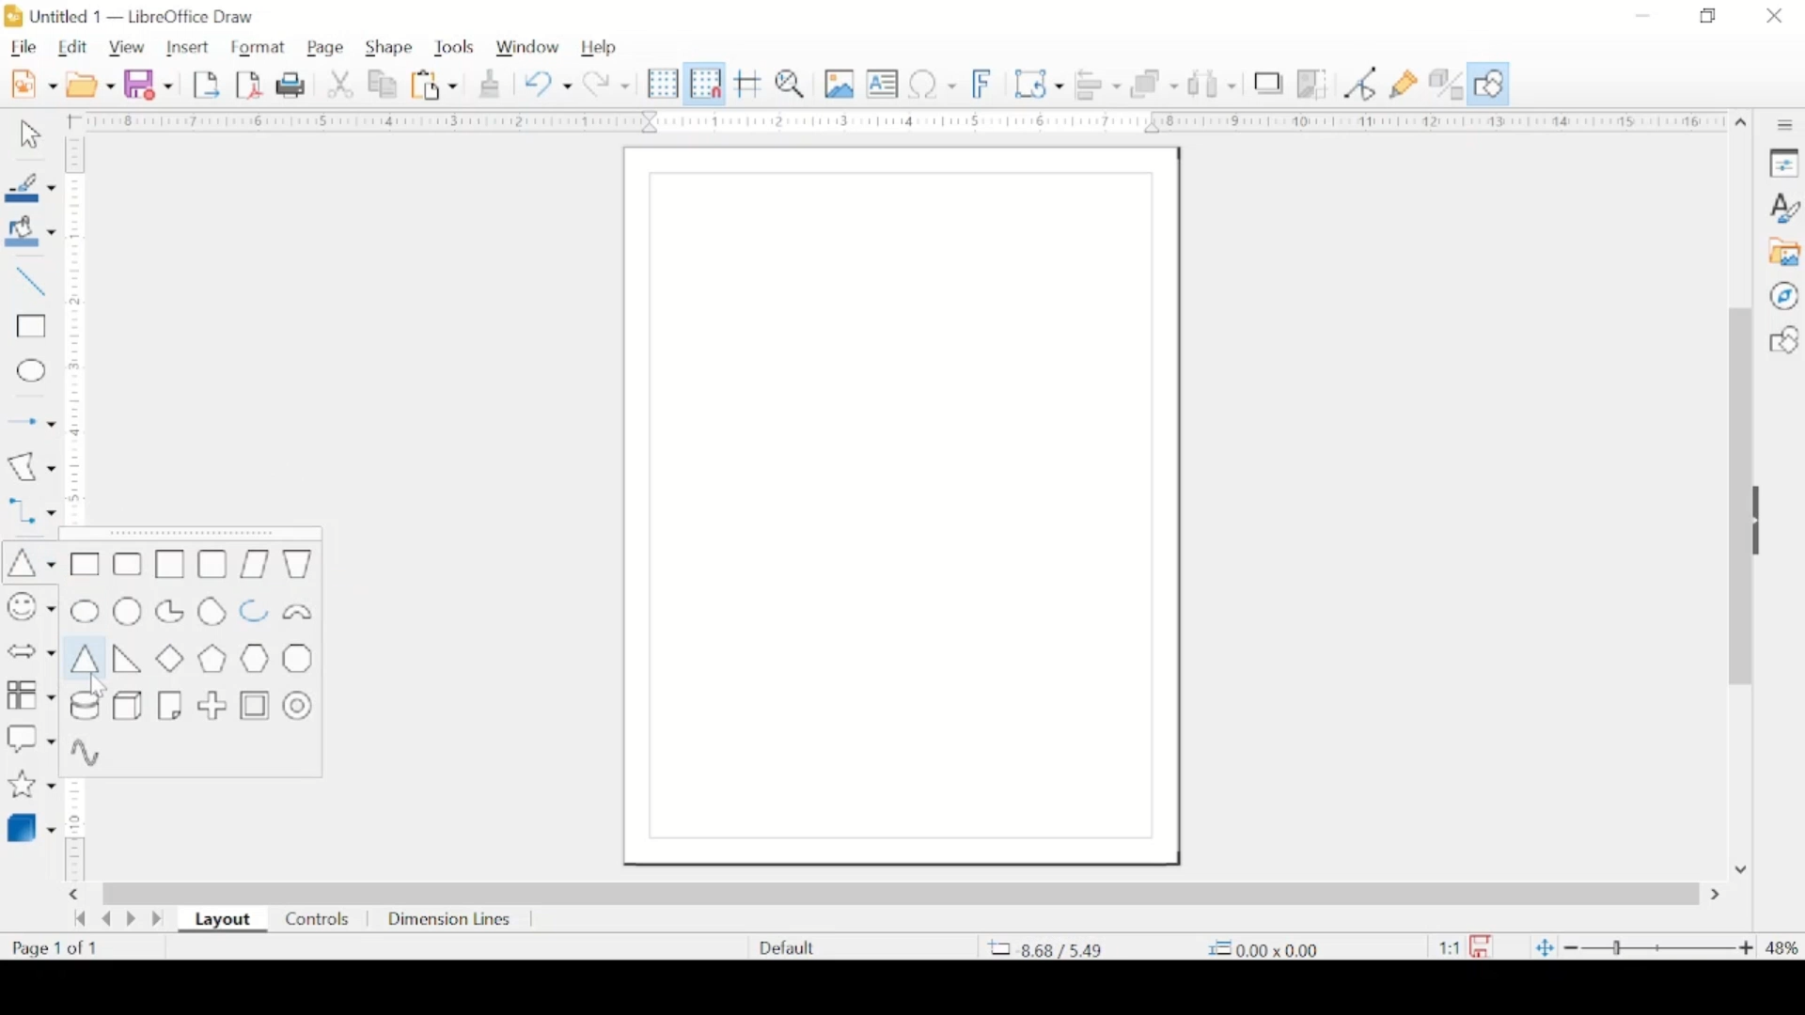 The height and width of the screenshot is (1015, 1805). I want to click on properties, so click(1784, 162).